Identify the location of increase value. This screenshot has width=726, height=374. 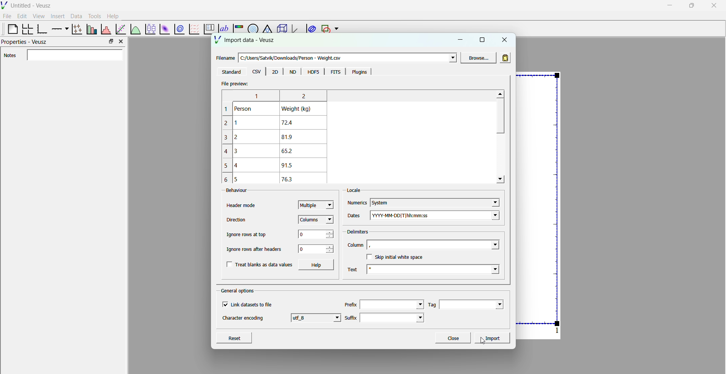
(331, 247).